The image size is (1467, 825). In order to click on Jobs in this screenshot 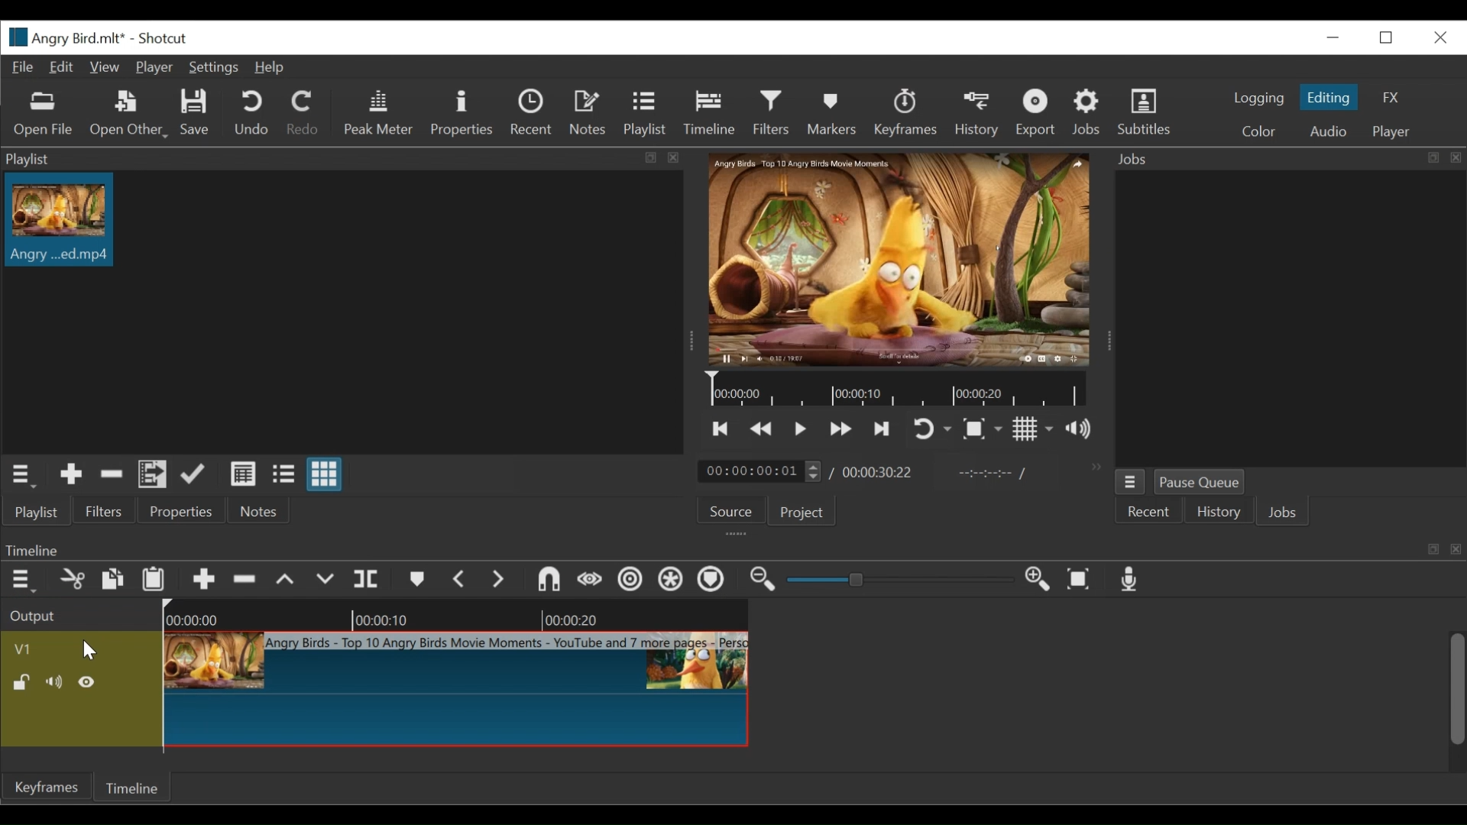, I will do `click(1090, 113)`.